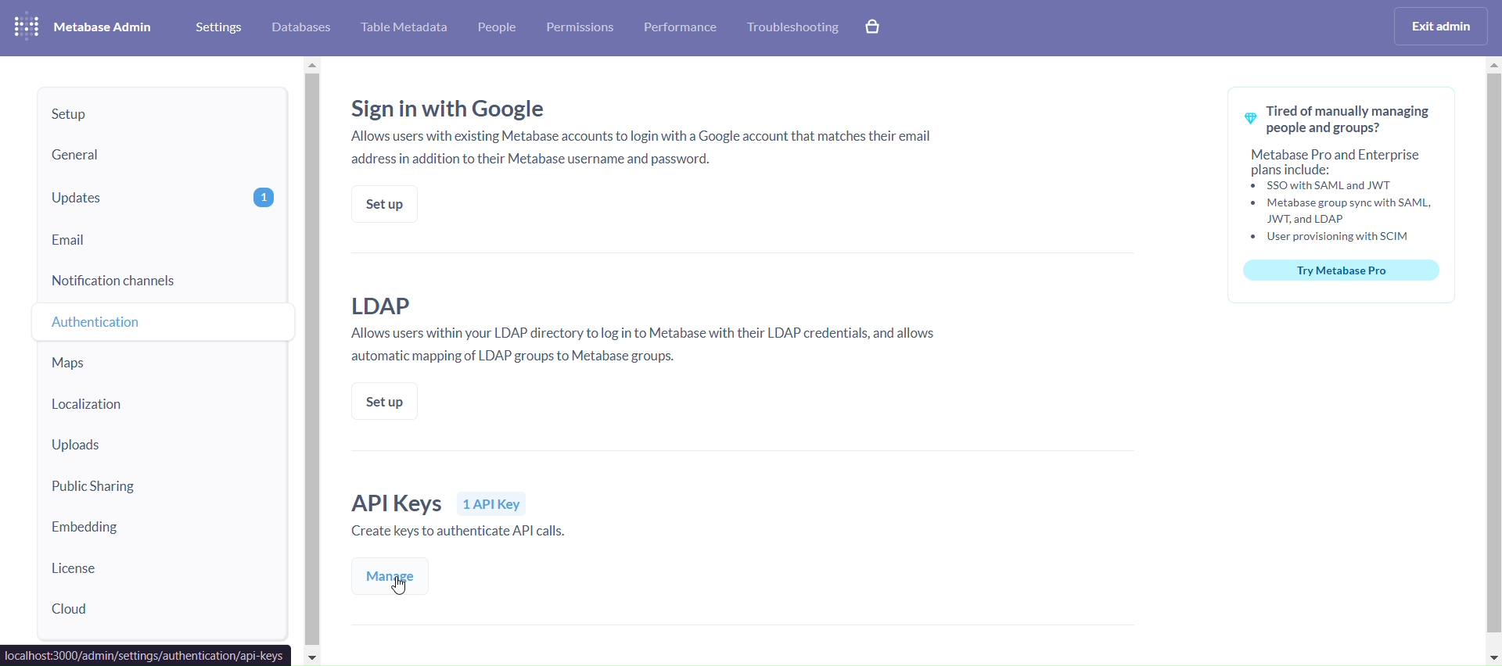 The height and width of the screenshot is (666, 1502). What do you see at coordinates (404, 587) in the screenshot?
I see `cursor` at bounding box center [404, 587].